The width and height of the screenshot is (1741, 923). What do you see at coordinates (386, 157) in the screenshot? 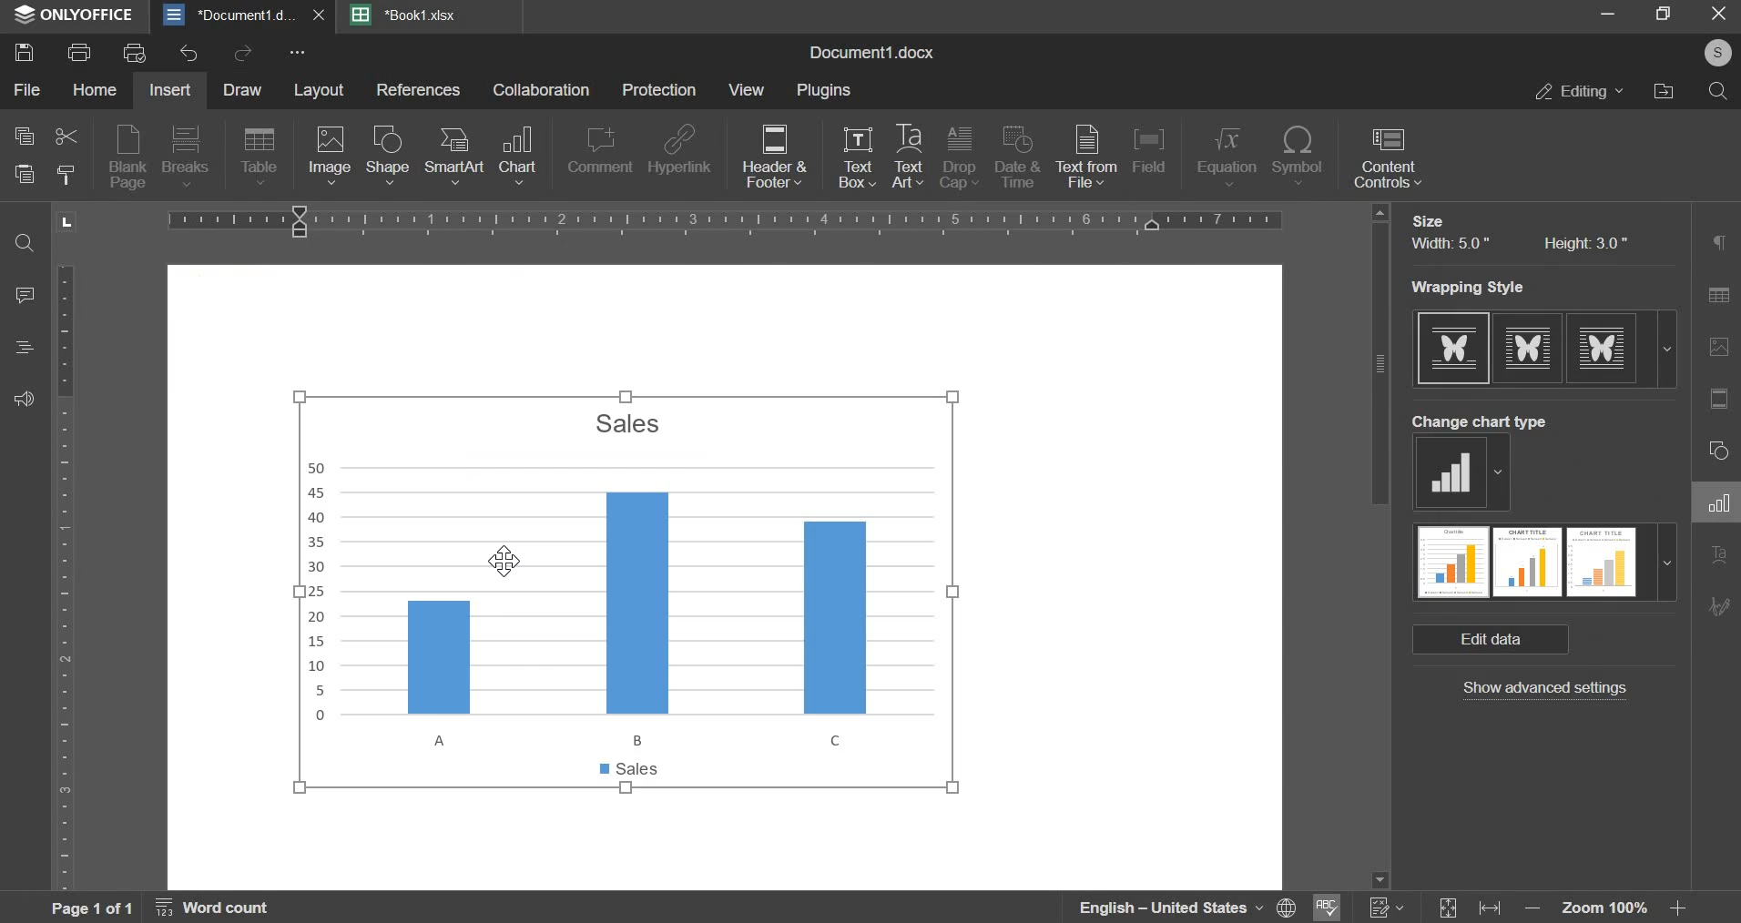
I see `shape` at bounding box center [386, 157].